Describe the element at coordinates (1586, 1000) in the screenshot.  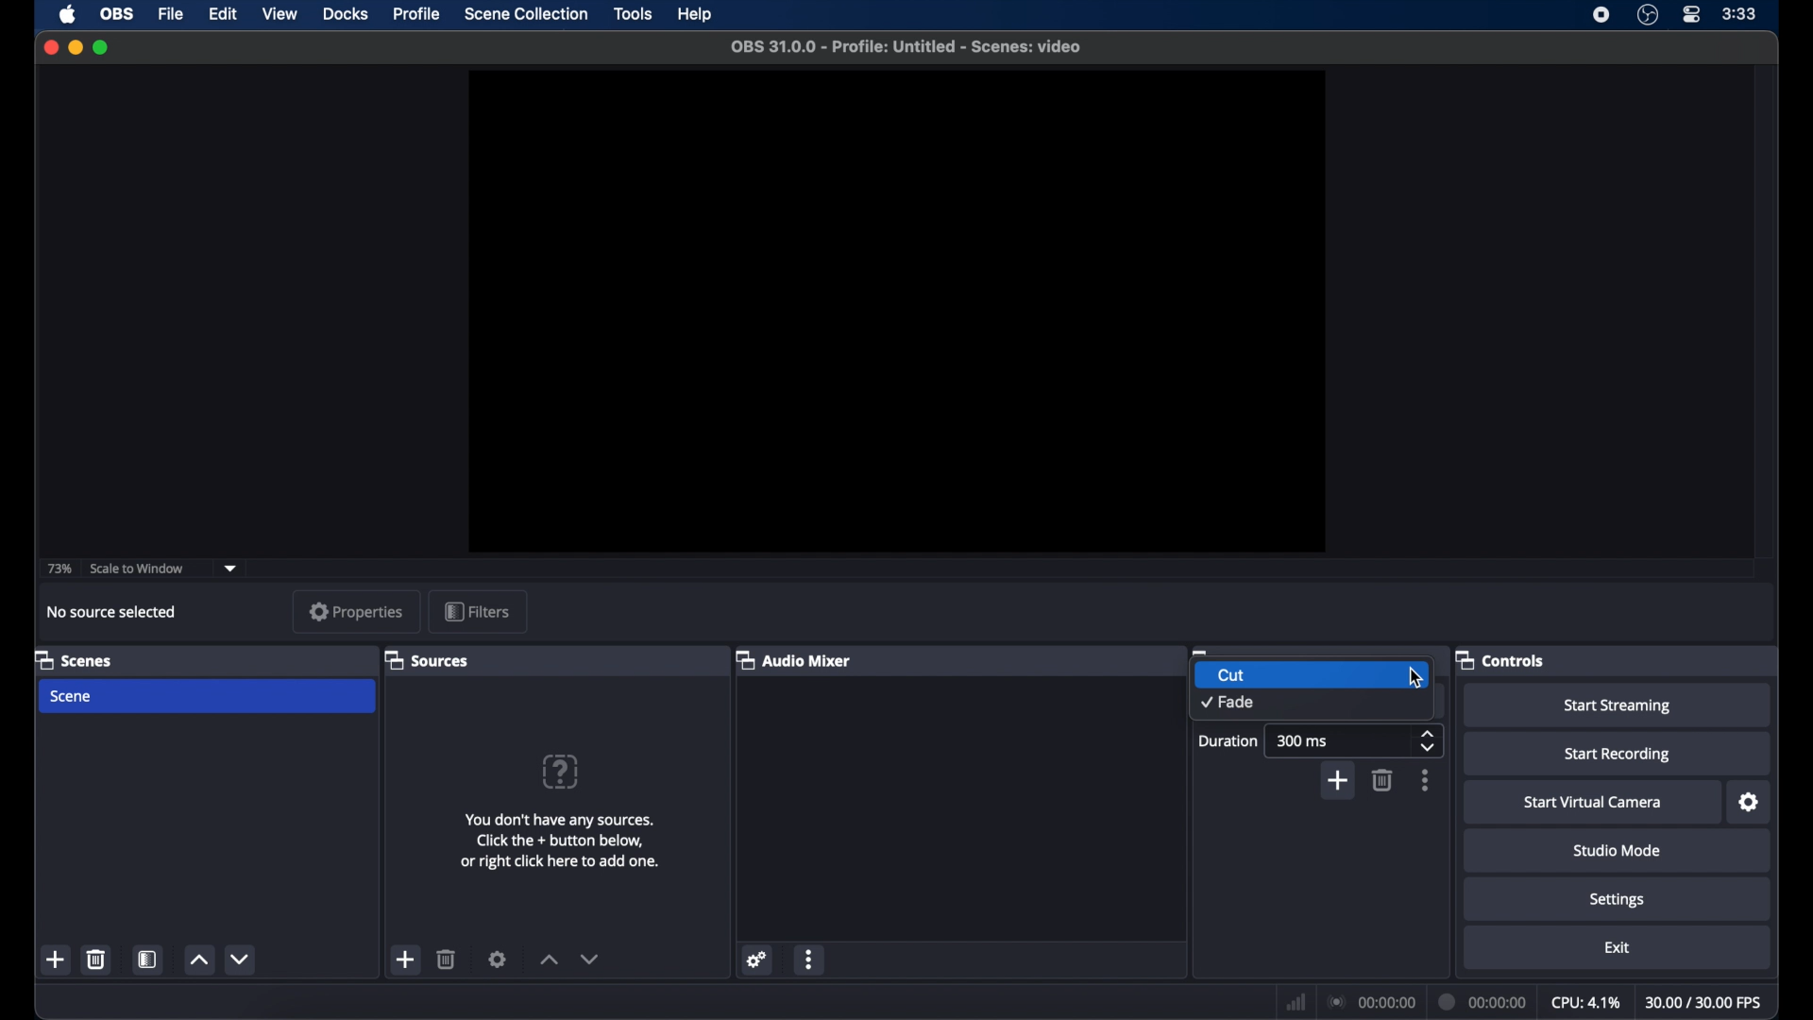
I see `cpu` at that location.